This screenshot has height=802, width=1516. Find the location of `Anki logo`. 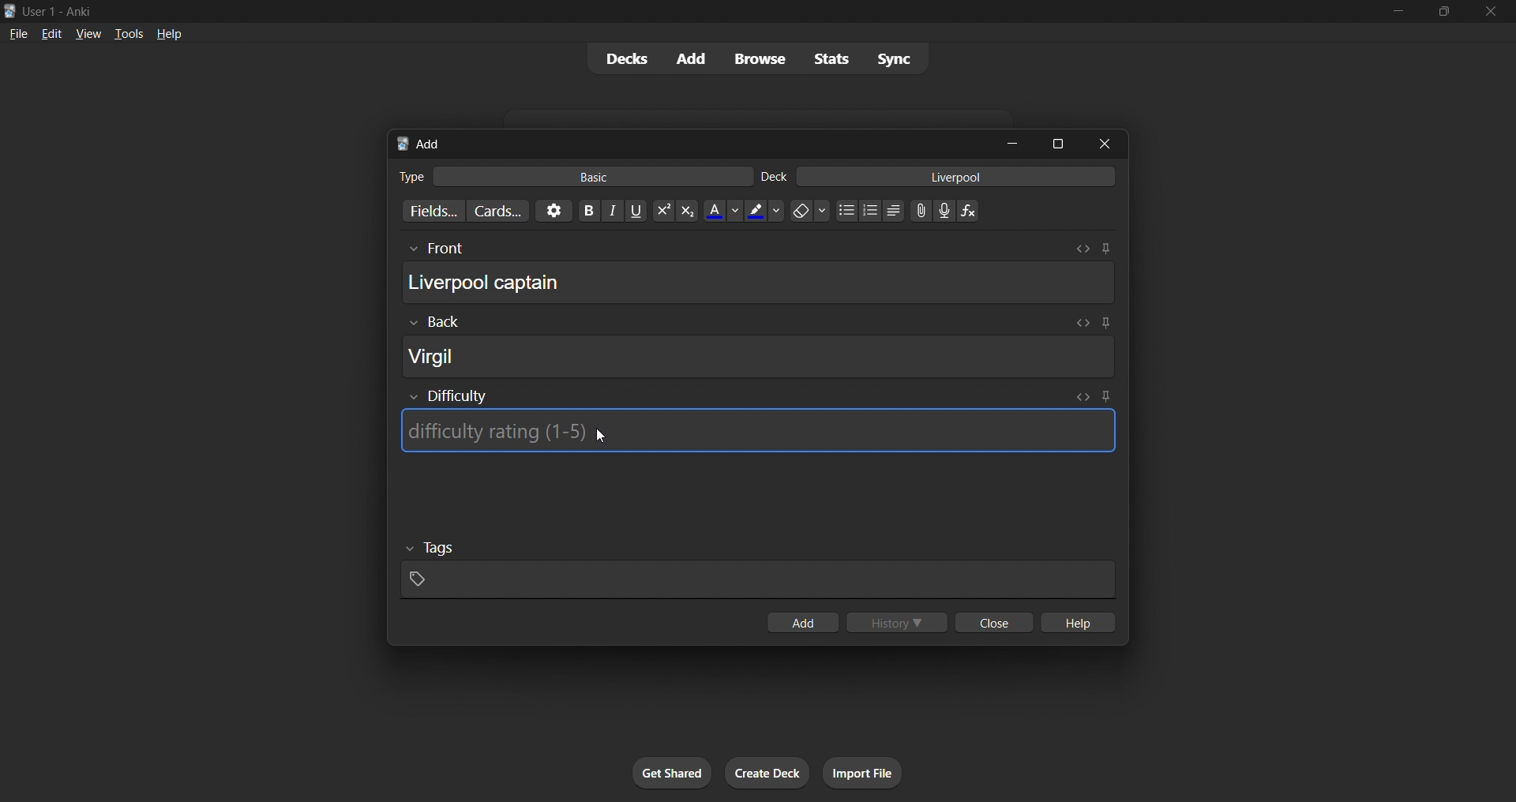

Anki logo is located at coordinates (403, 144).